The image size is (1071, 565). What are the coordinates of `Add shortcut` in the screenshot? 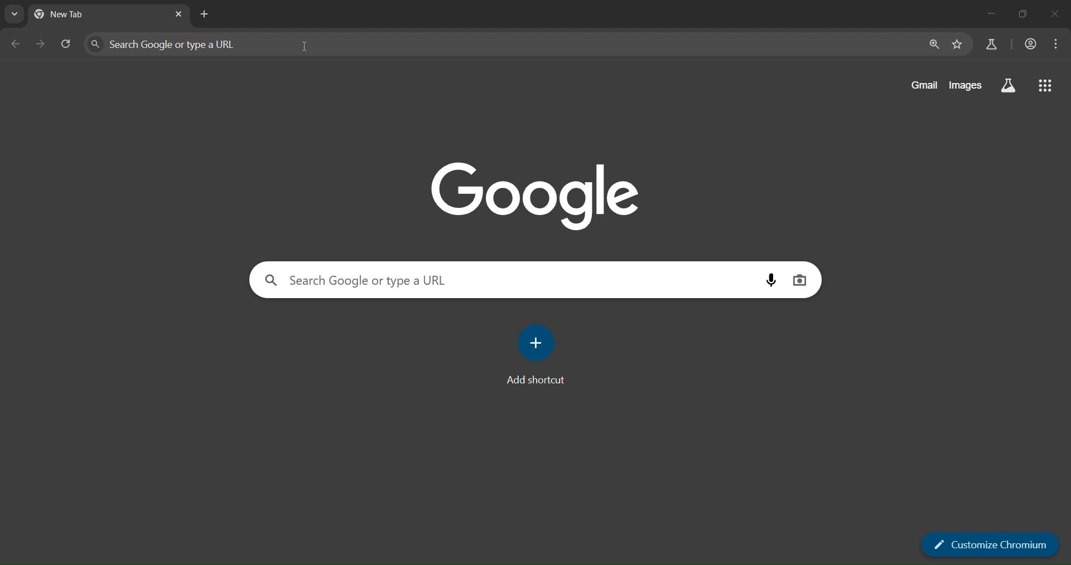 It's located at (534, 380).